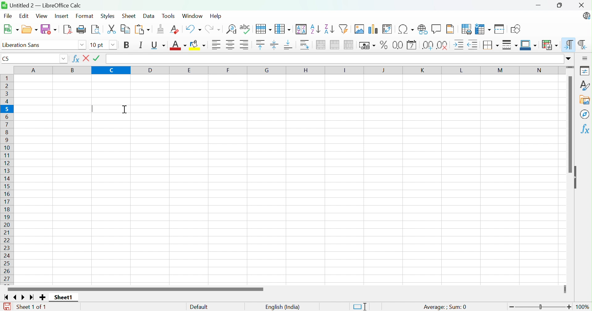  I want to click on Font name, so click(98, 45).